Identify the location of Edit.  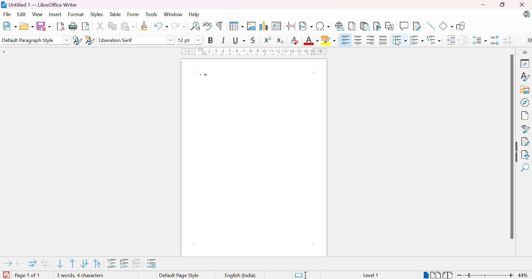
(22, 15).